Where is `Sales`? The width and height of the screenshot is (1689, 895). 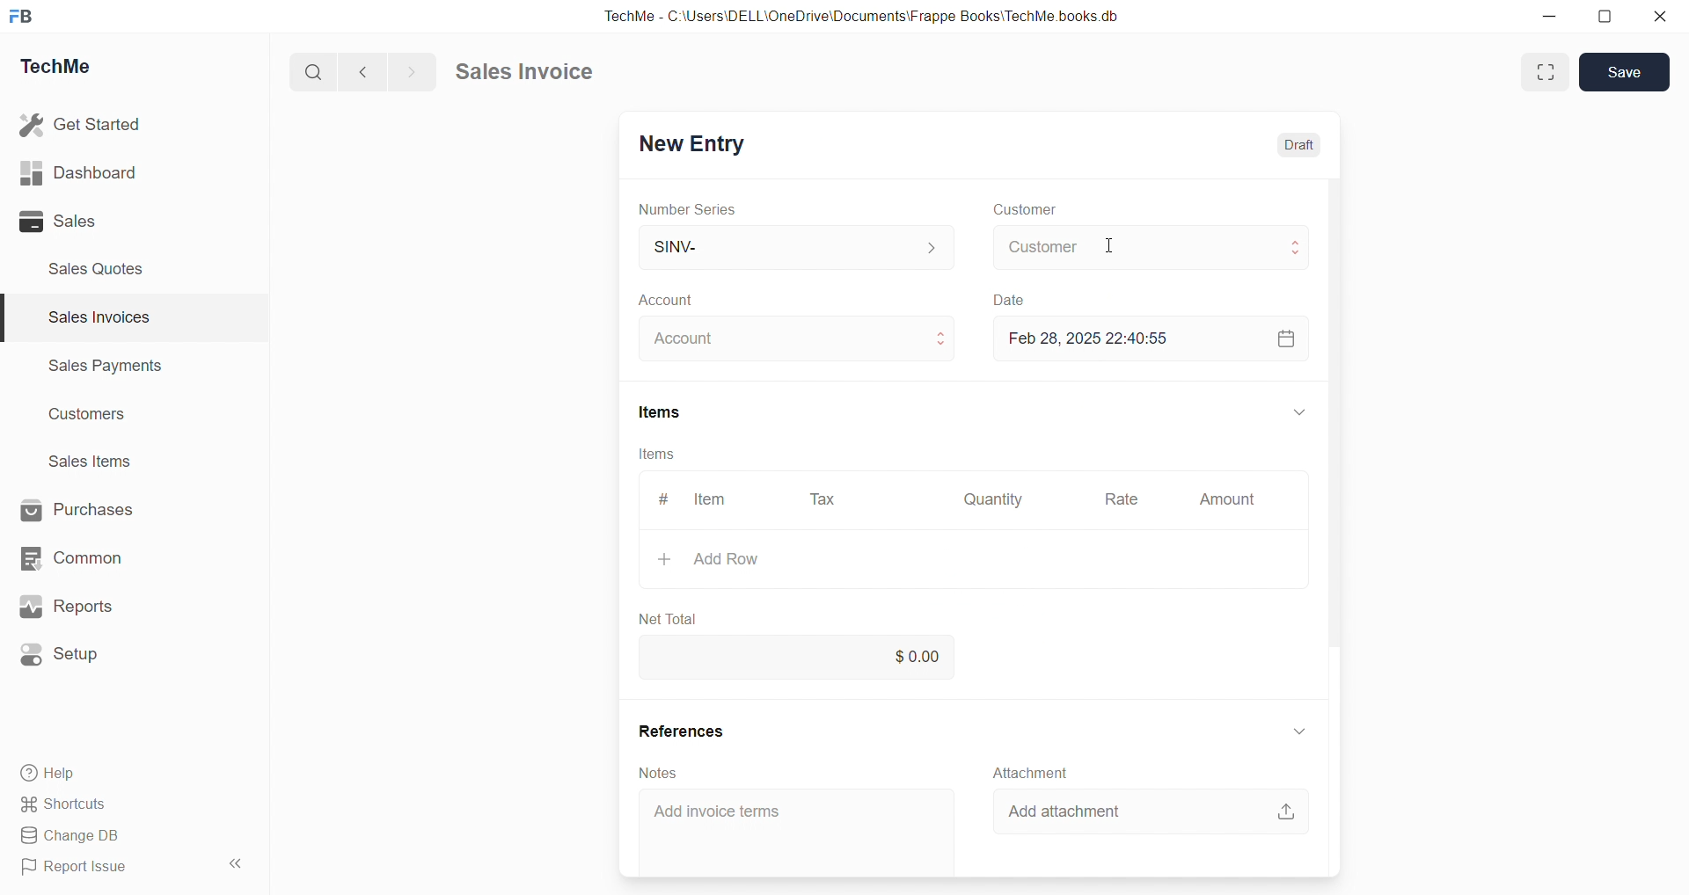
Sales is located at coordinates (58, 221).